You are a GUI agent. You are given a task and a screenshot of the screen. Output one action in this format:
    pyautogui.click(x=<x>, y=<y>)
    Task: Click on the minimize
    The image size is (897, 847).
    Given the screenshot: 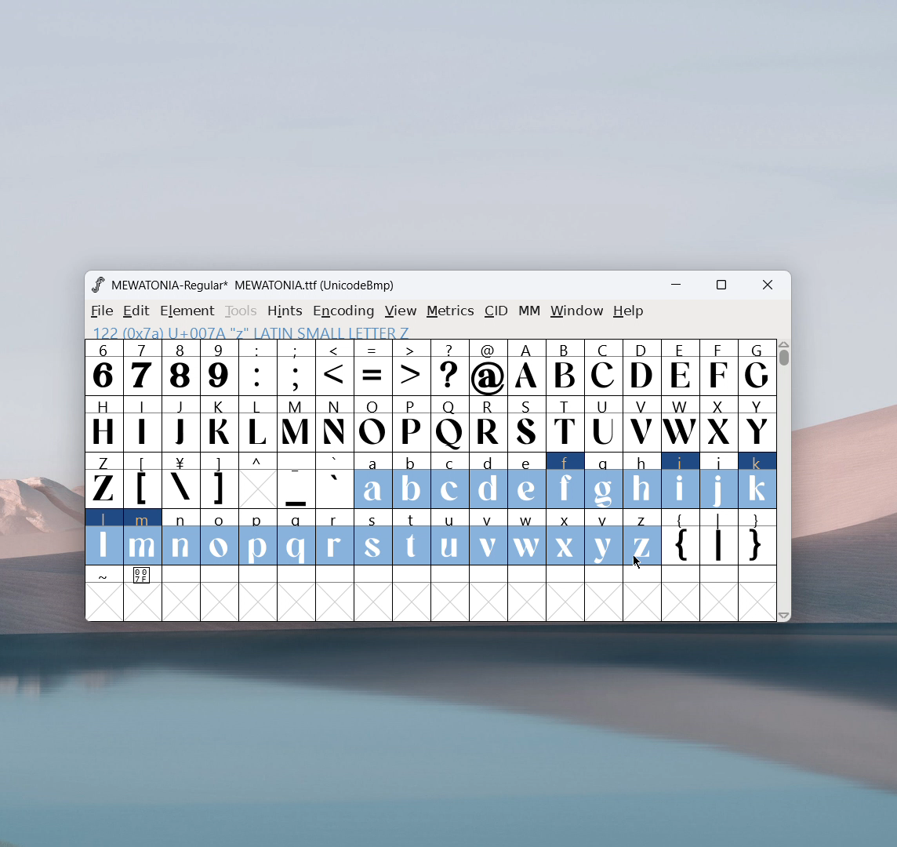 What is the action you would take?
    pyautogui.click(x=681, y=287)
    